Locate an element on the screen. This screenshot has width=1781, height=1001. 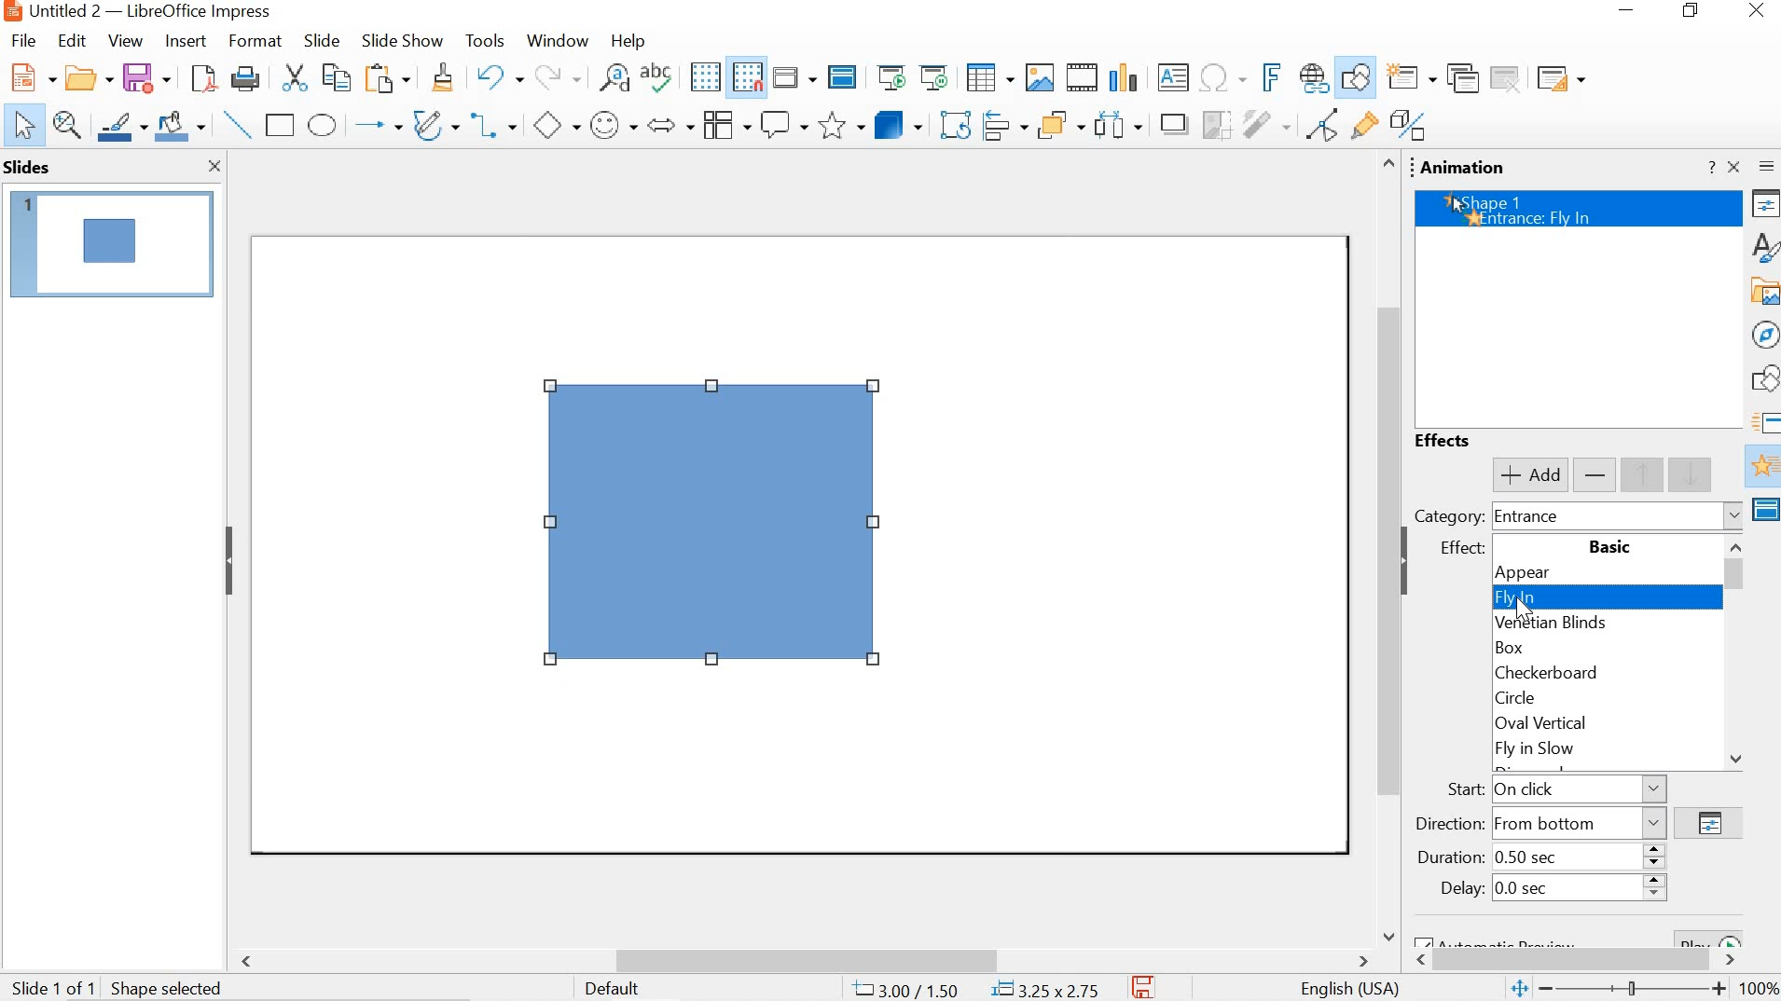
3.25x2.75 is located at coordinates (1046, 987).